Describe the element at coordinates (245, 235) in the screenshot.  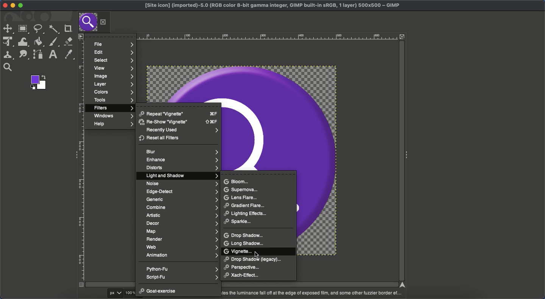
I see `Drop shadow` at that location.